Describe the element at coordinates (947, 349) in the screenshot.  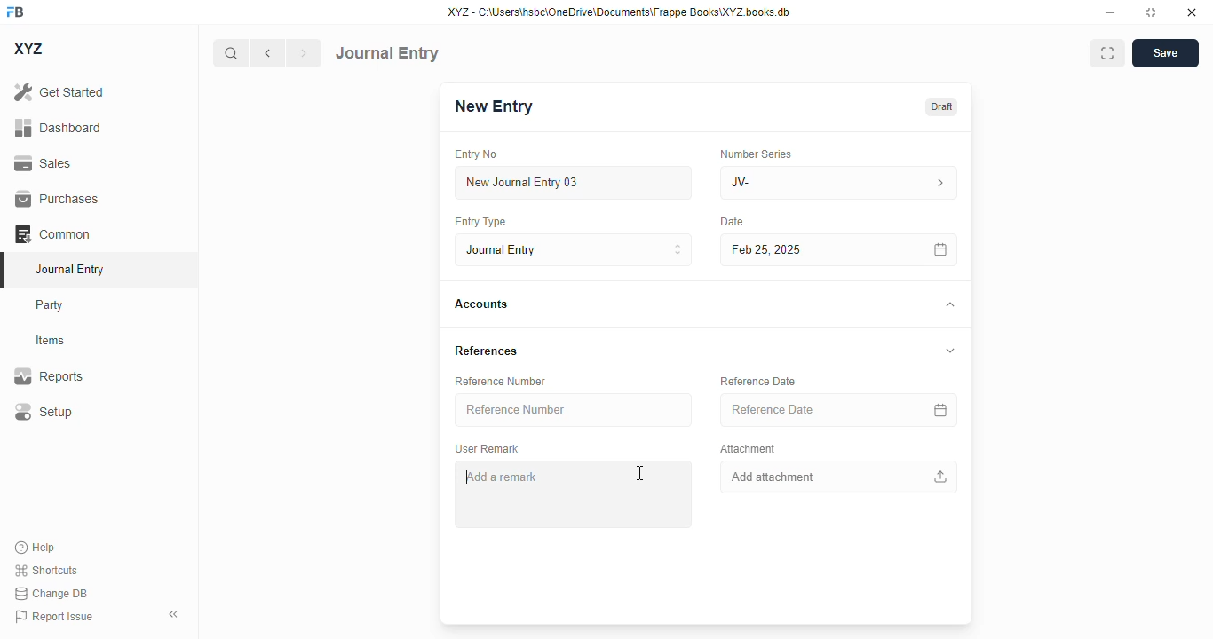
I see `toggle expand/collapse` at that location.